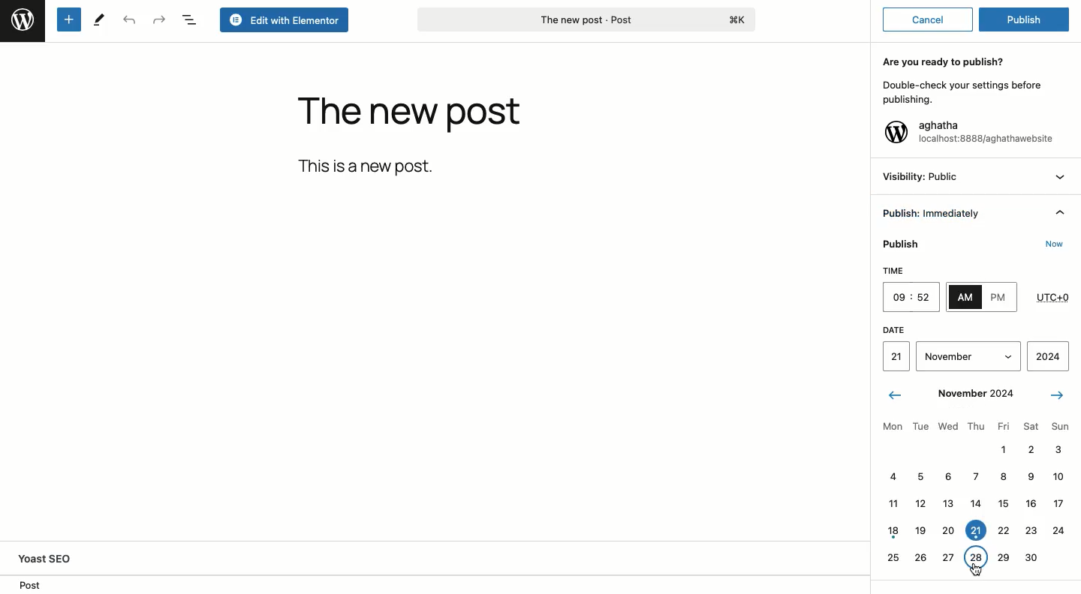  I want to click on , so click(1028, 475).